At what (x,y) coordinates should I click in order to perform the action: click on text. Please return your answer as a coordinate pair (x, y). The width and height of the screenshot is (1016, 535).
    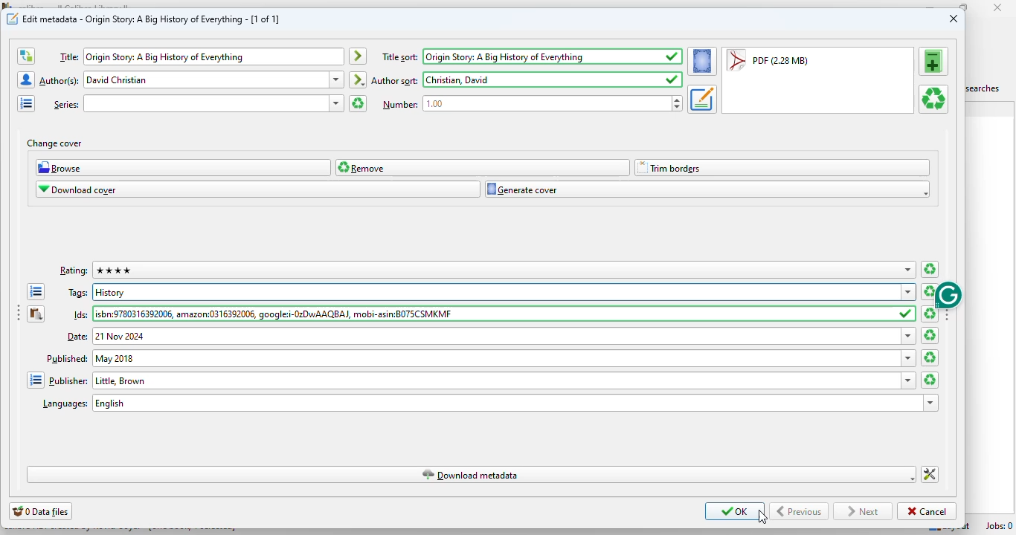
    Looking at the image, I should click on (66, 357).